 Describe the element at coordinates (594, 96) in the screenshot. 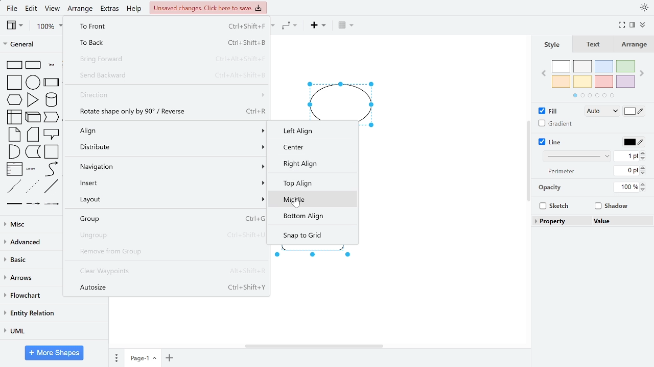

I see `pages in colors` at that location.